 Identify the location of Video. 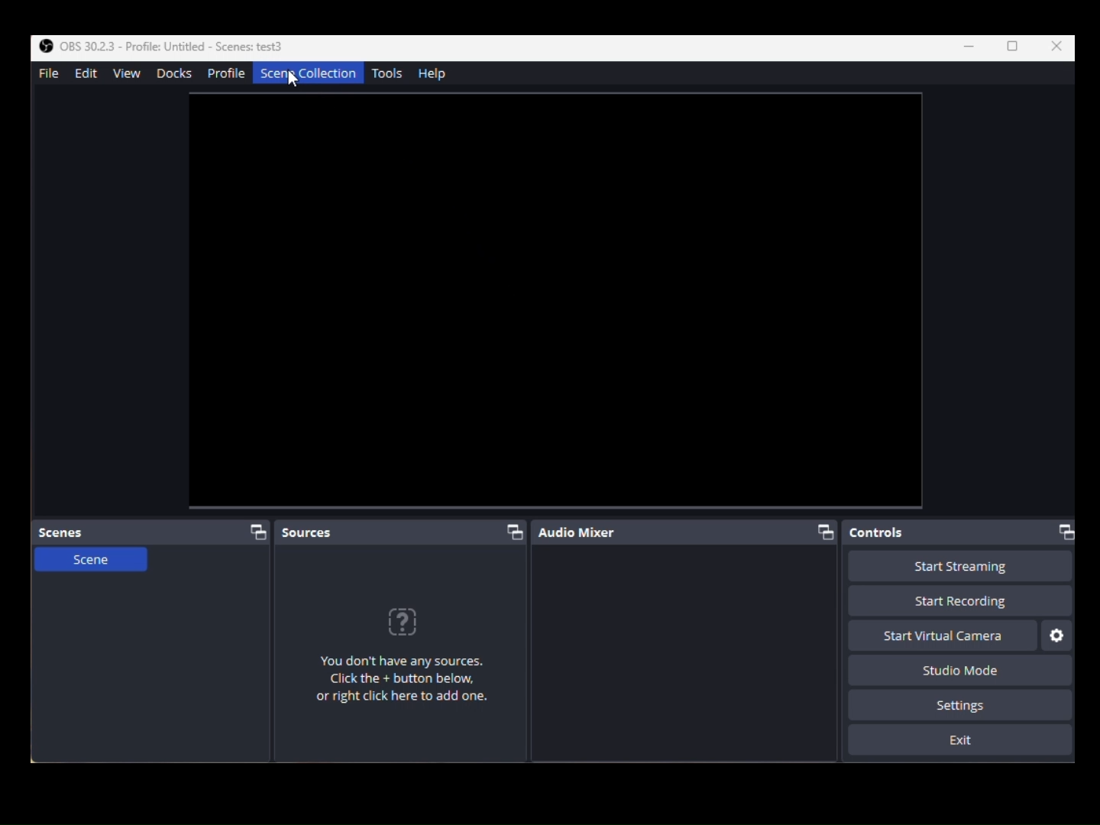
(555, 301).